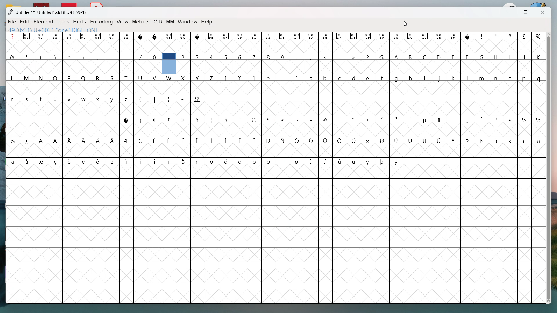 This screenshot has width=557, height=313. Describe the element at coordinates (411, 57) in the screenshot. I see `B` at that location.